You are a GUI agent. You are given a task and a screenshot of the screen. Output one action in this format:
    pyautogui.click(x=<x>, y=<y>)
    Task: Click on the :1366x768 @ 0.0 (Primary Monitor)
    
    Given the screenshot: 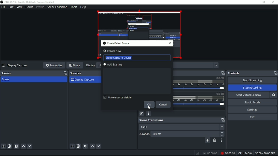 What is the action you would take?
    pyautogui.click(x=197, y=65)
    